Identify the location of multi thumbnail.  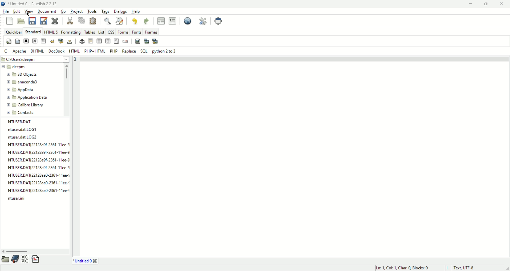
(155, 41).